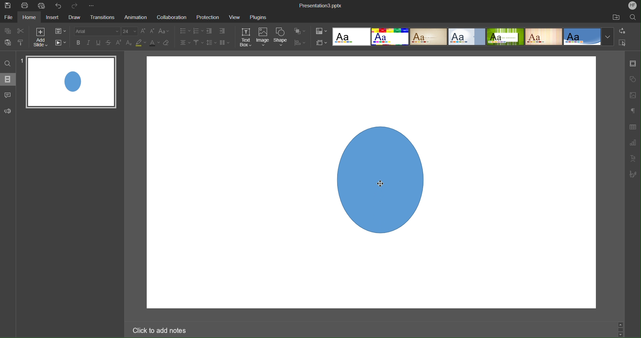  Describe the element at coordinates (25, 5) in the screenshot. I see `Print` at that location.